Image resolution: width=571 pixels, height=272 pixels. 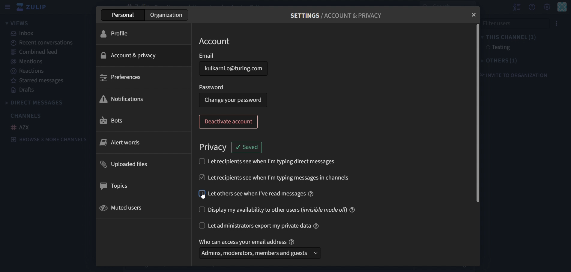 What do you see at coordinates (265, 225) in the screenshot?
I see `let administrators export my private data` at bounding box center [265, 225].